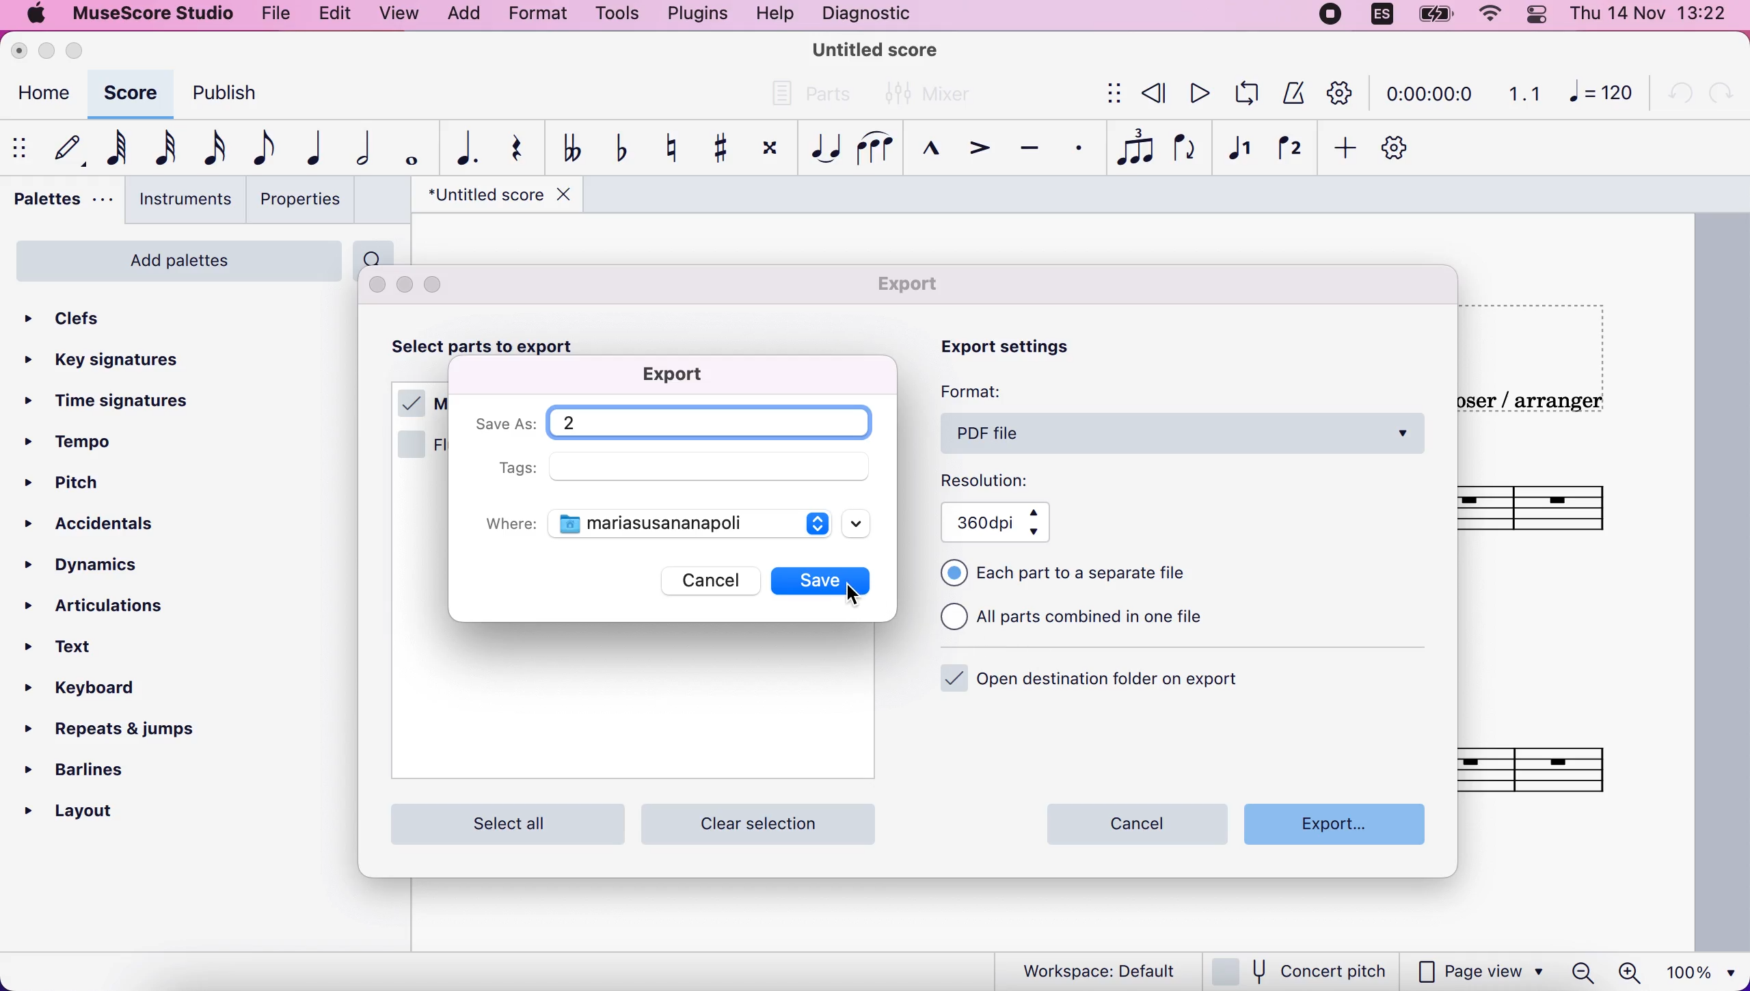 This screenshot has width=1750, height=991. What do you see at coordinates (1090, 970) in the screenshot?
I see `workspace default` at bounding box center [1090, 970].